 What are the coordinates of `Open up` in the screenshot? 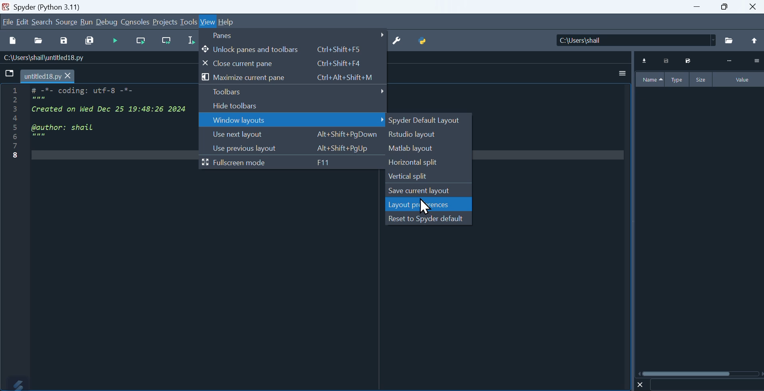 It's located at (753, 41).